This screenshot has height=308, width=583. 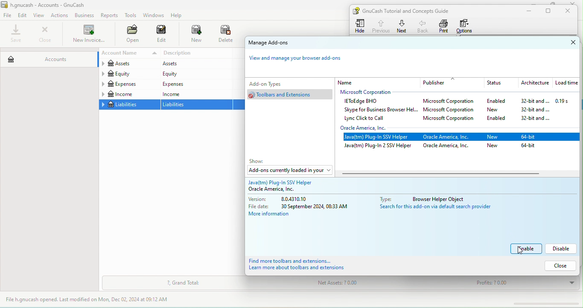 I want to click on edit, so click(x=162, y=35).